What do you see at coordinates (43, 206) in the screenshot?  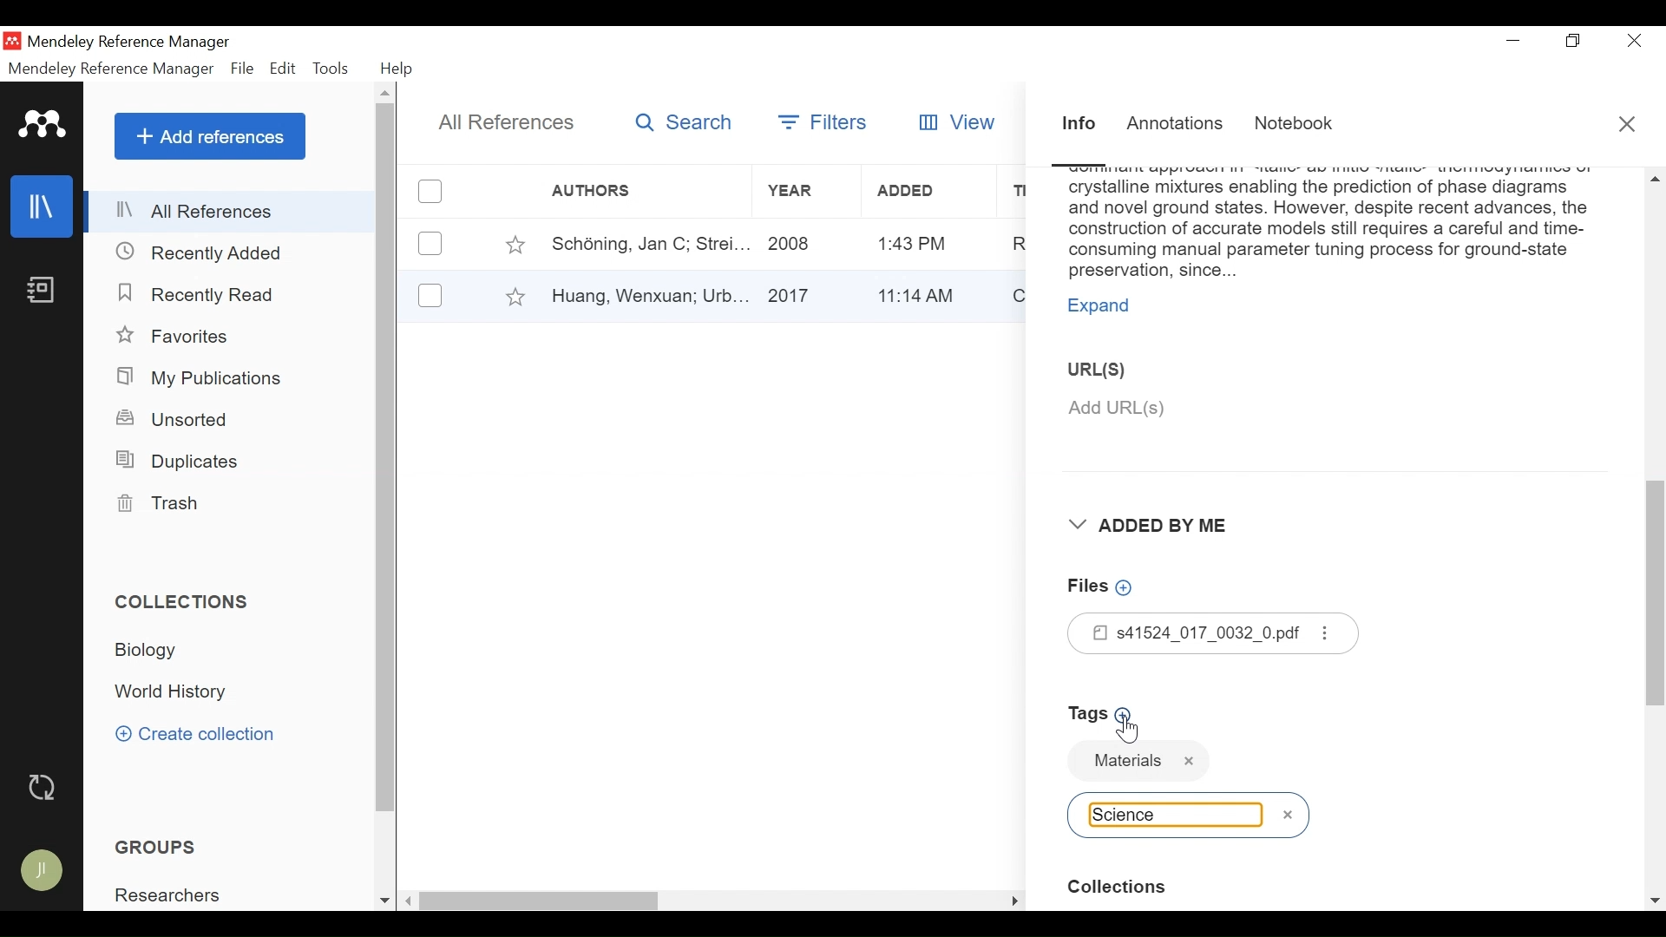 I see `Library` at bounding box center [43, 206].